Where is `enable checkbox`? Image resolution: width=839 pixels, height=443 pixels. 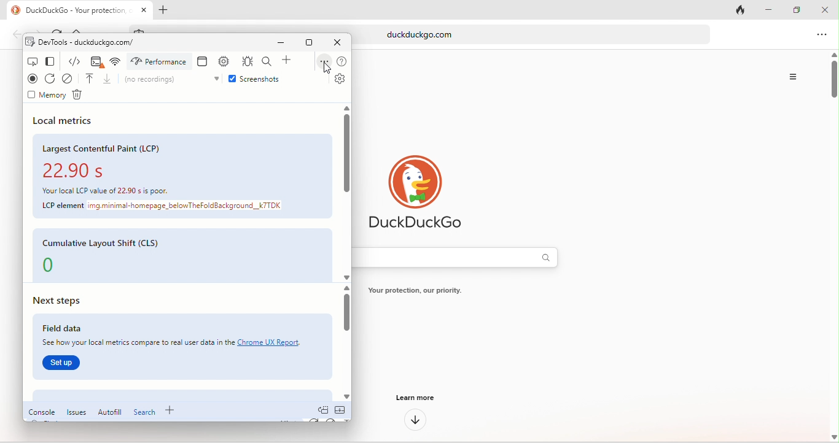
enable checkbox is located at coordinates (232, 79).